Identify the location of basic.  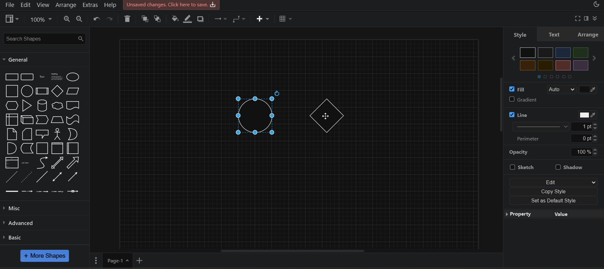
(45, 239).